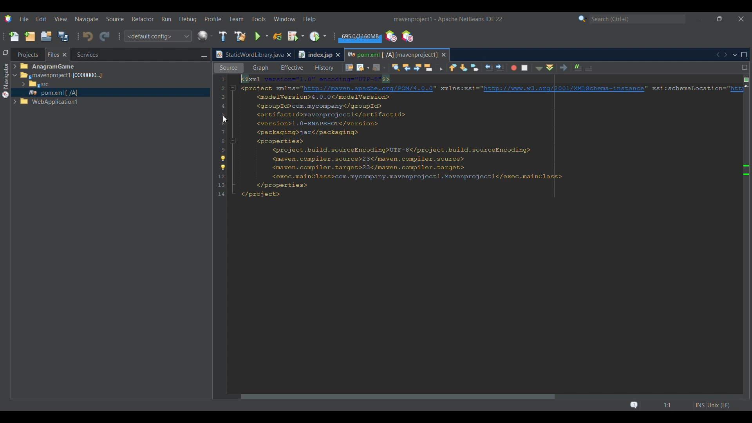 The width and height of the screenshot is (752, 423). What do you see at coordinates (747, 170) in the screenshot?
I see `Convert to release option after strict compatibility checks` at bounding box center [747, 170].